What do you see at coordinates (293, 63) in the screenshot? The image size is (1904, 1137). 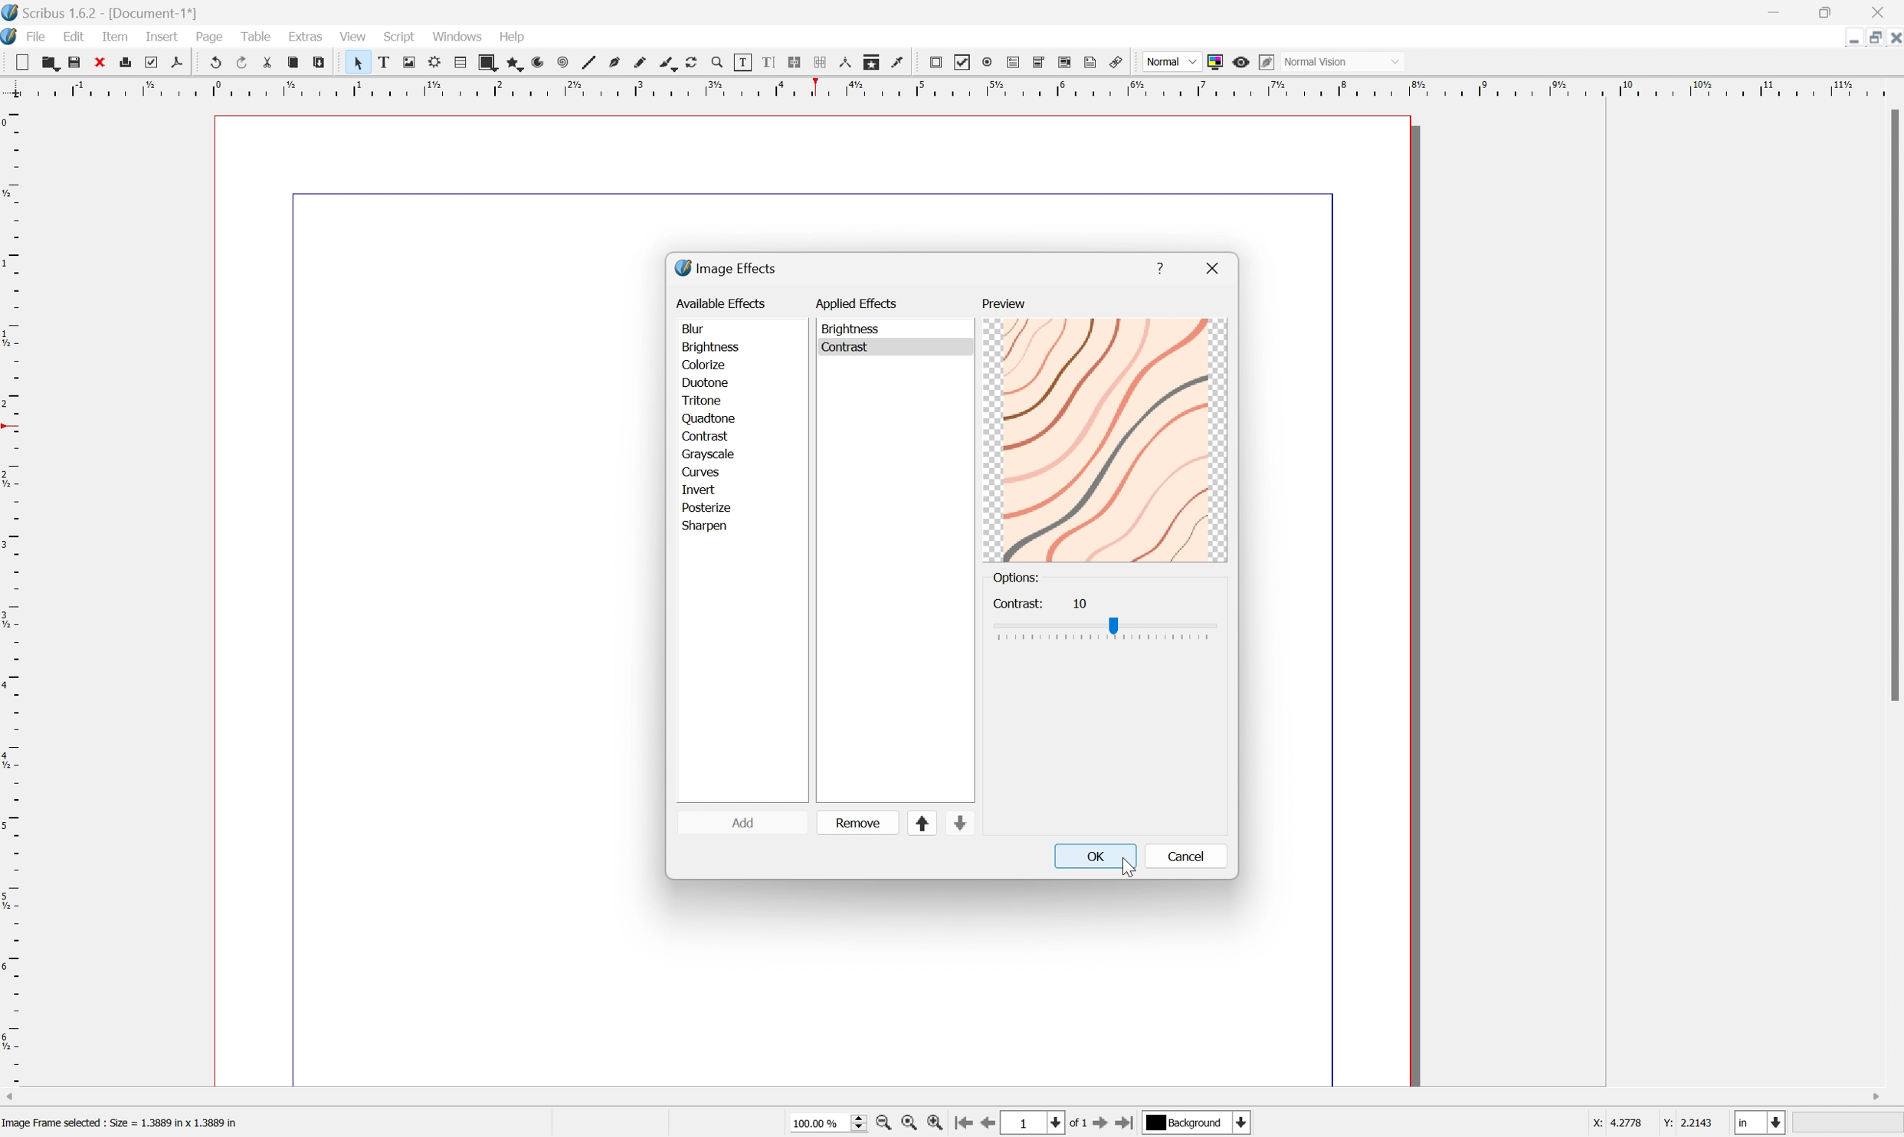 I see `Copy` at bounding box center [293, 63].